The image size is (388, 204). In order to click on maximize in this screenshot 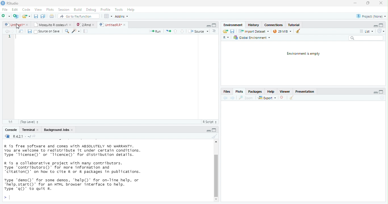, I will do `click(214, 25)`.